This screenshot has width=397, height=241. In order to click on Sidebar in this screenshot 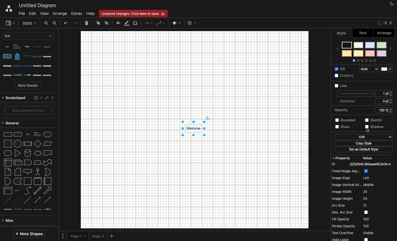, I will do `click(384, 23)`.